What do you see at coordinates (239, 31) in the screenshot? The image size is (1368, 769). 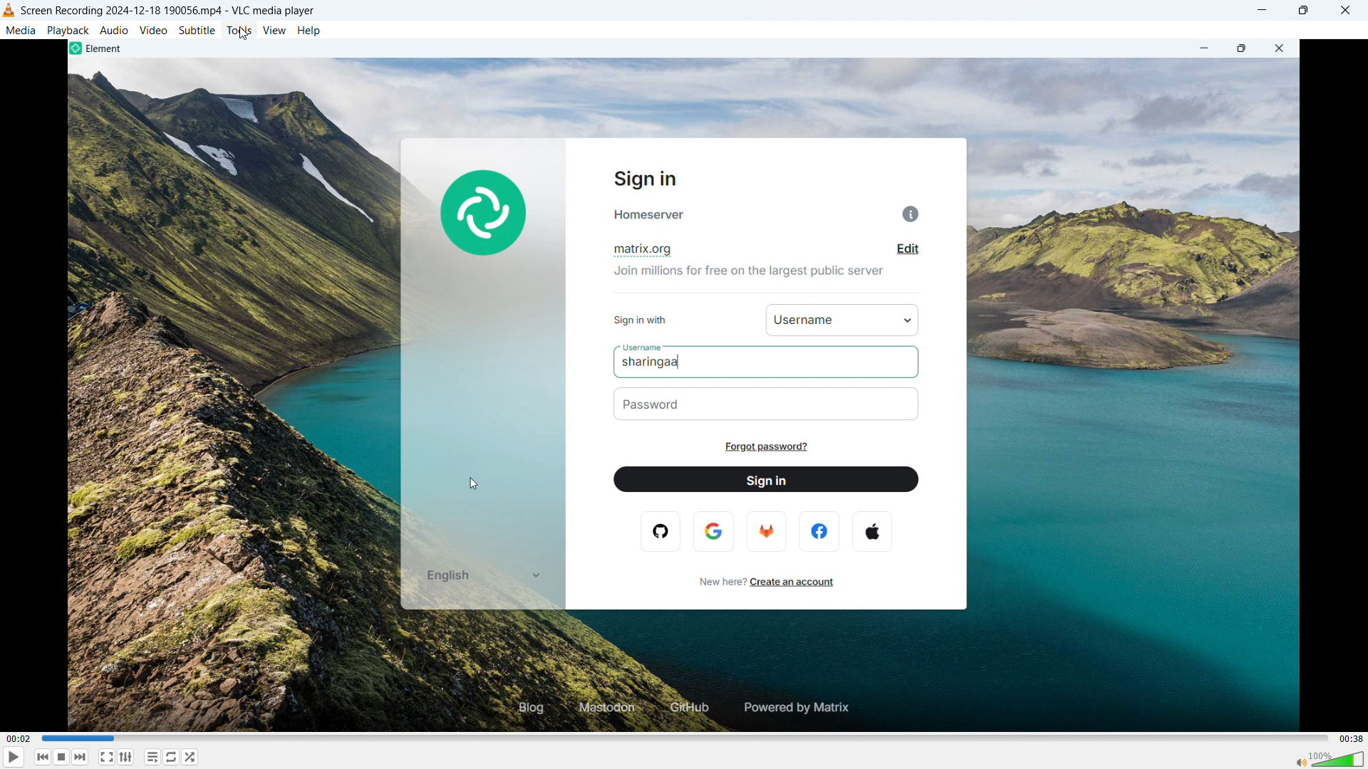 I see `tools` at bounding box center [239, 31].